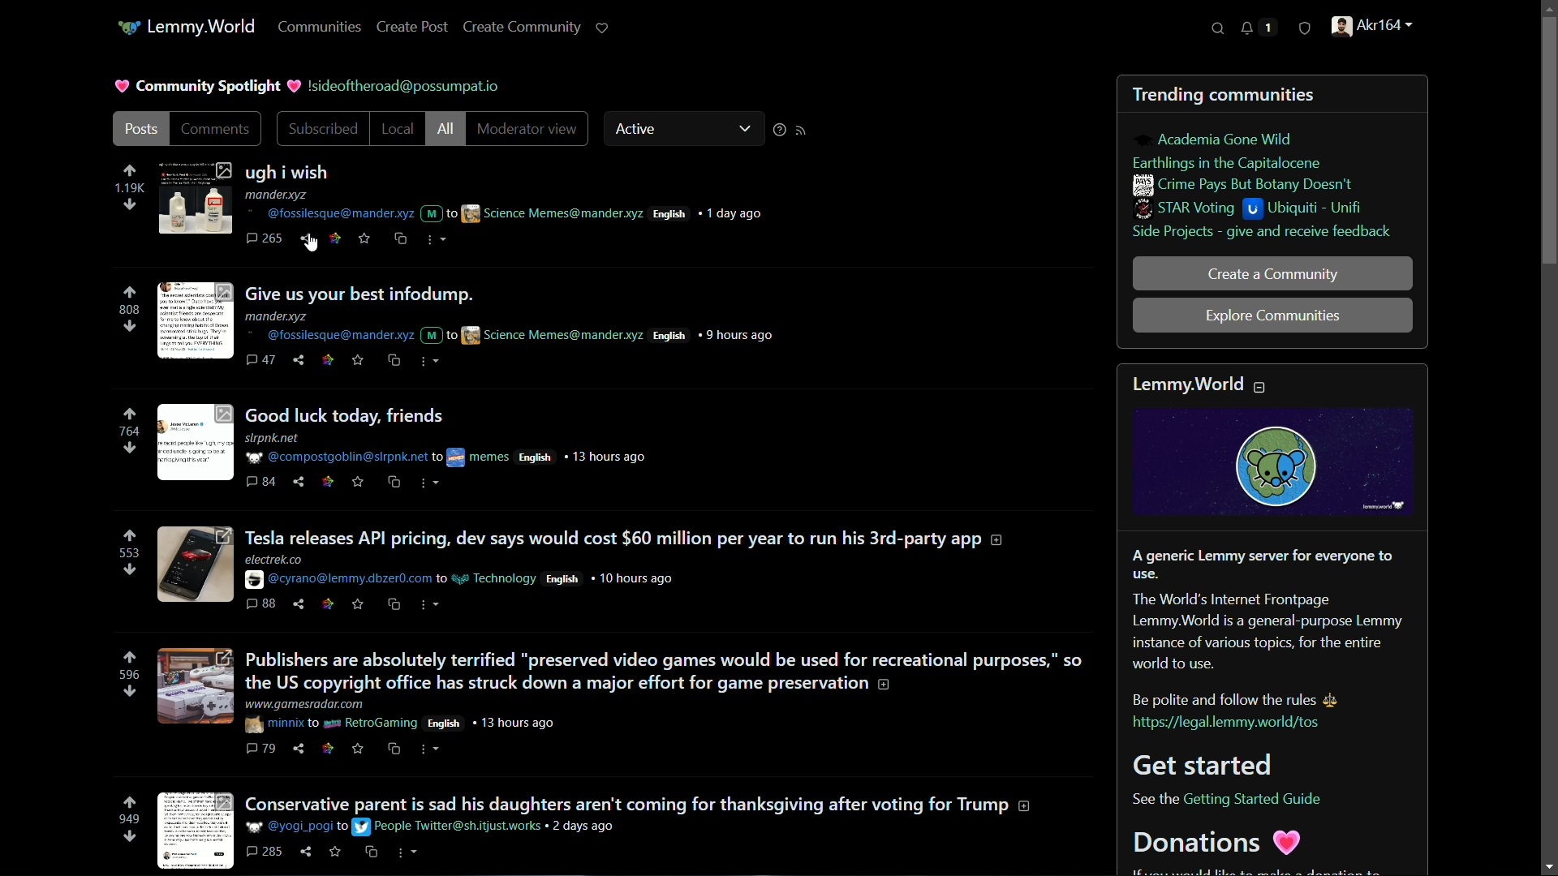  Describe the element at coordinates (131, 657) in the screenshot. I see `upvote` at that location.